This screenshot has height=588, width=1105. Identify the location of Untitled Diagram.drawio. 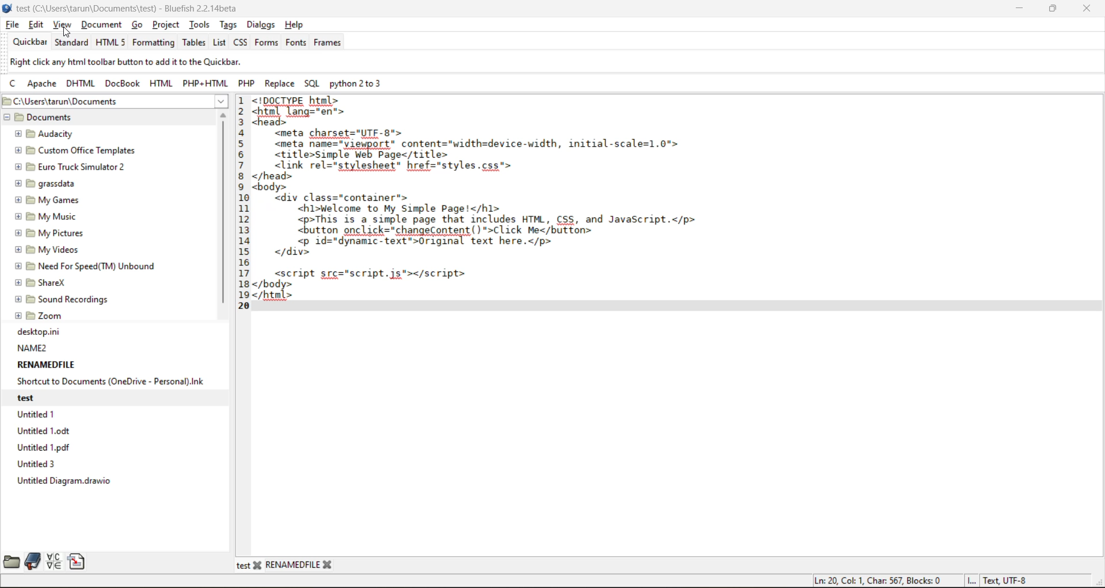
(67, 482).